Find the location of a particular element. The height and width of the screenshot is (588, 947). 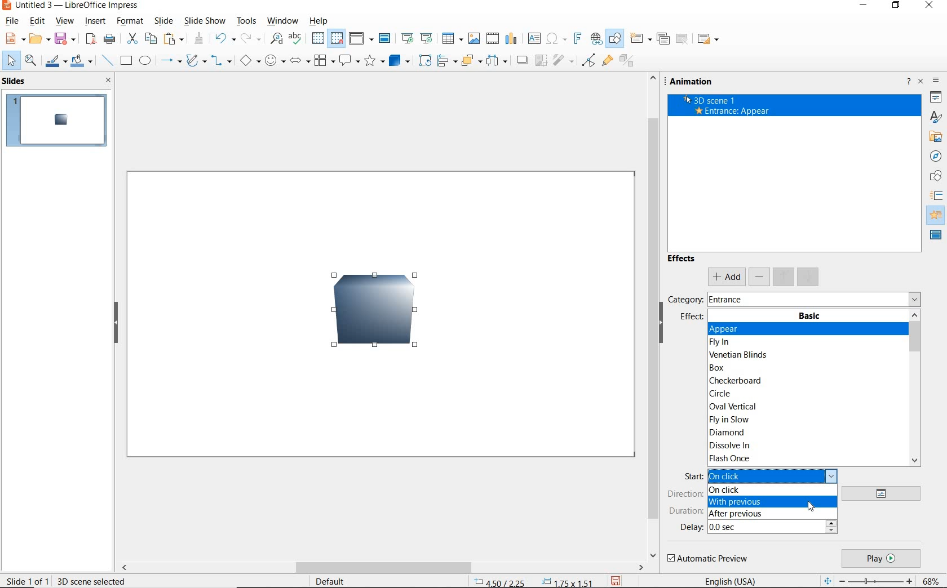

category is located at coordinates (684, 299).